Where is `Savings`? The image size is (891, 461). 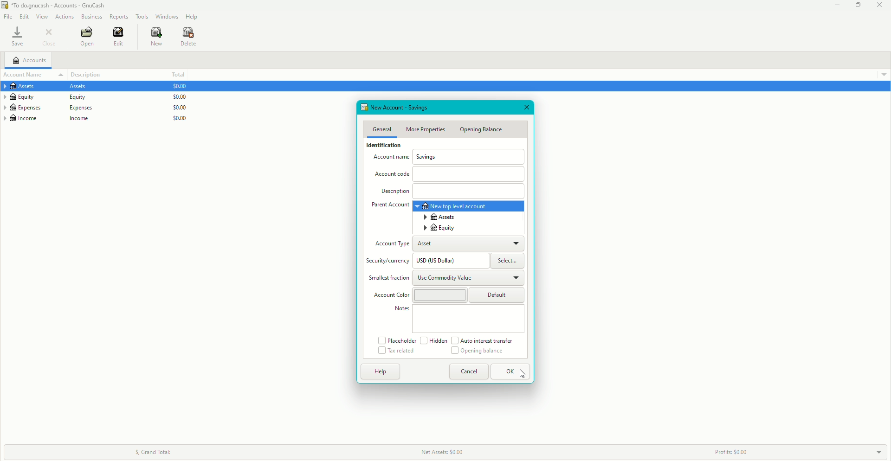 Savings is located at coordinates (427, 157).